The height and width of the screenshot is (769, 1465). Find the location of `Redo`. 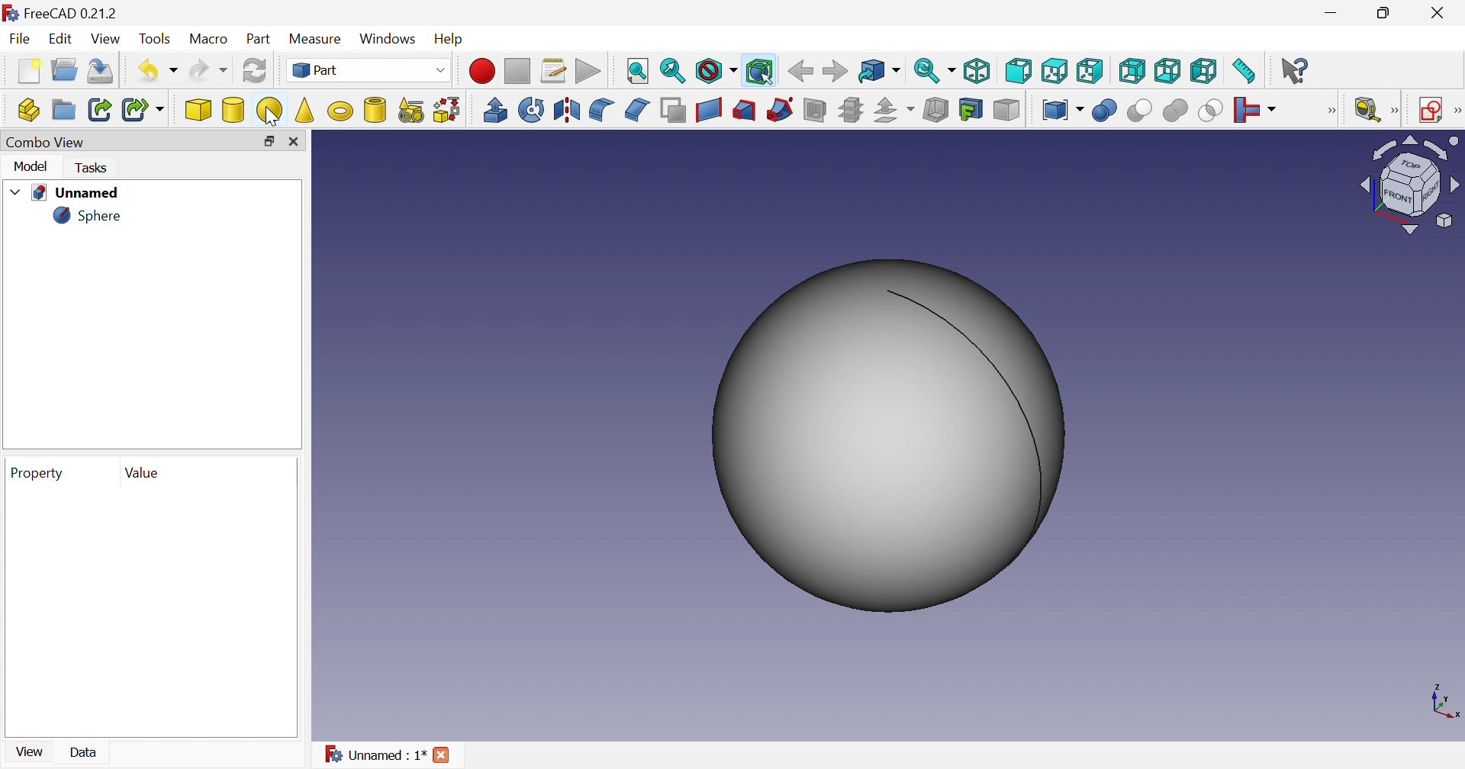

Redo is located at coordinates (208, 69).